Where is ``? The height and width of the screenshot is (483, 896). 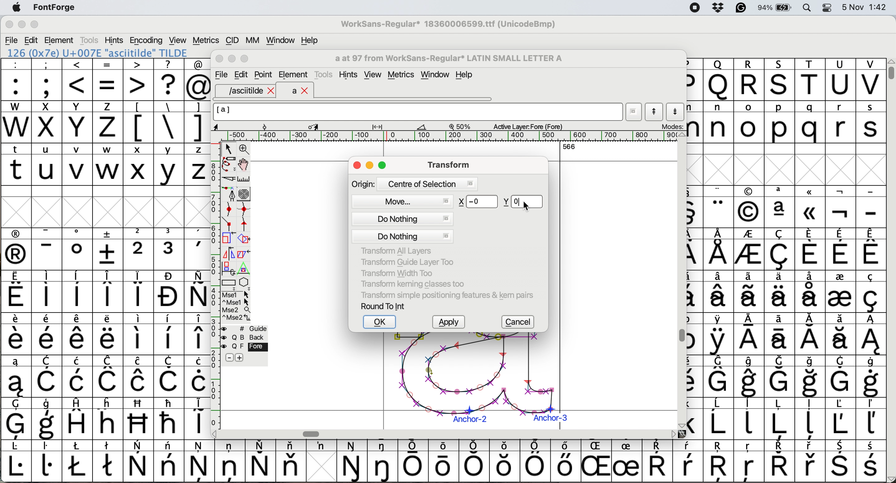  is located at coordinates (811, 206).